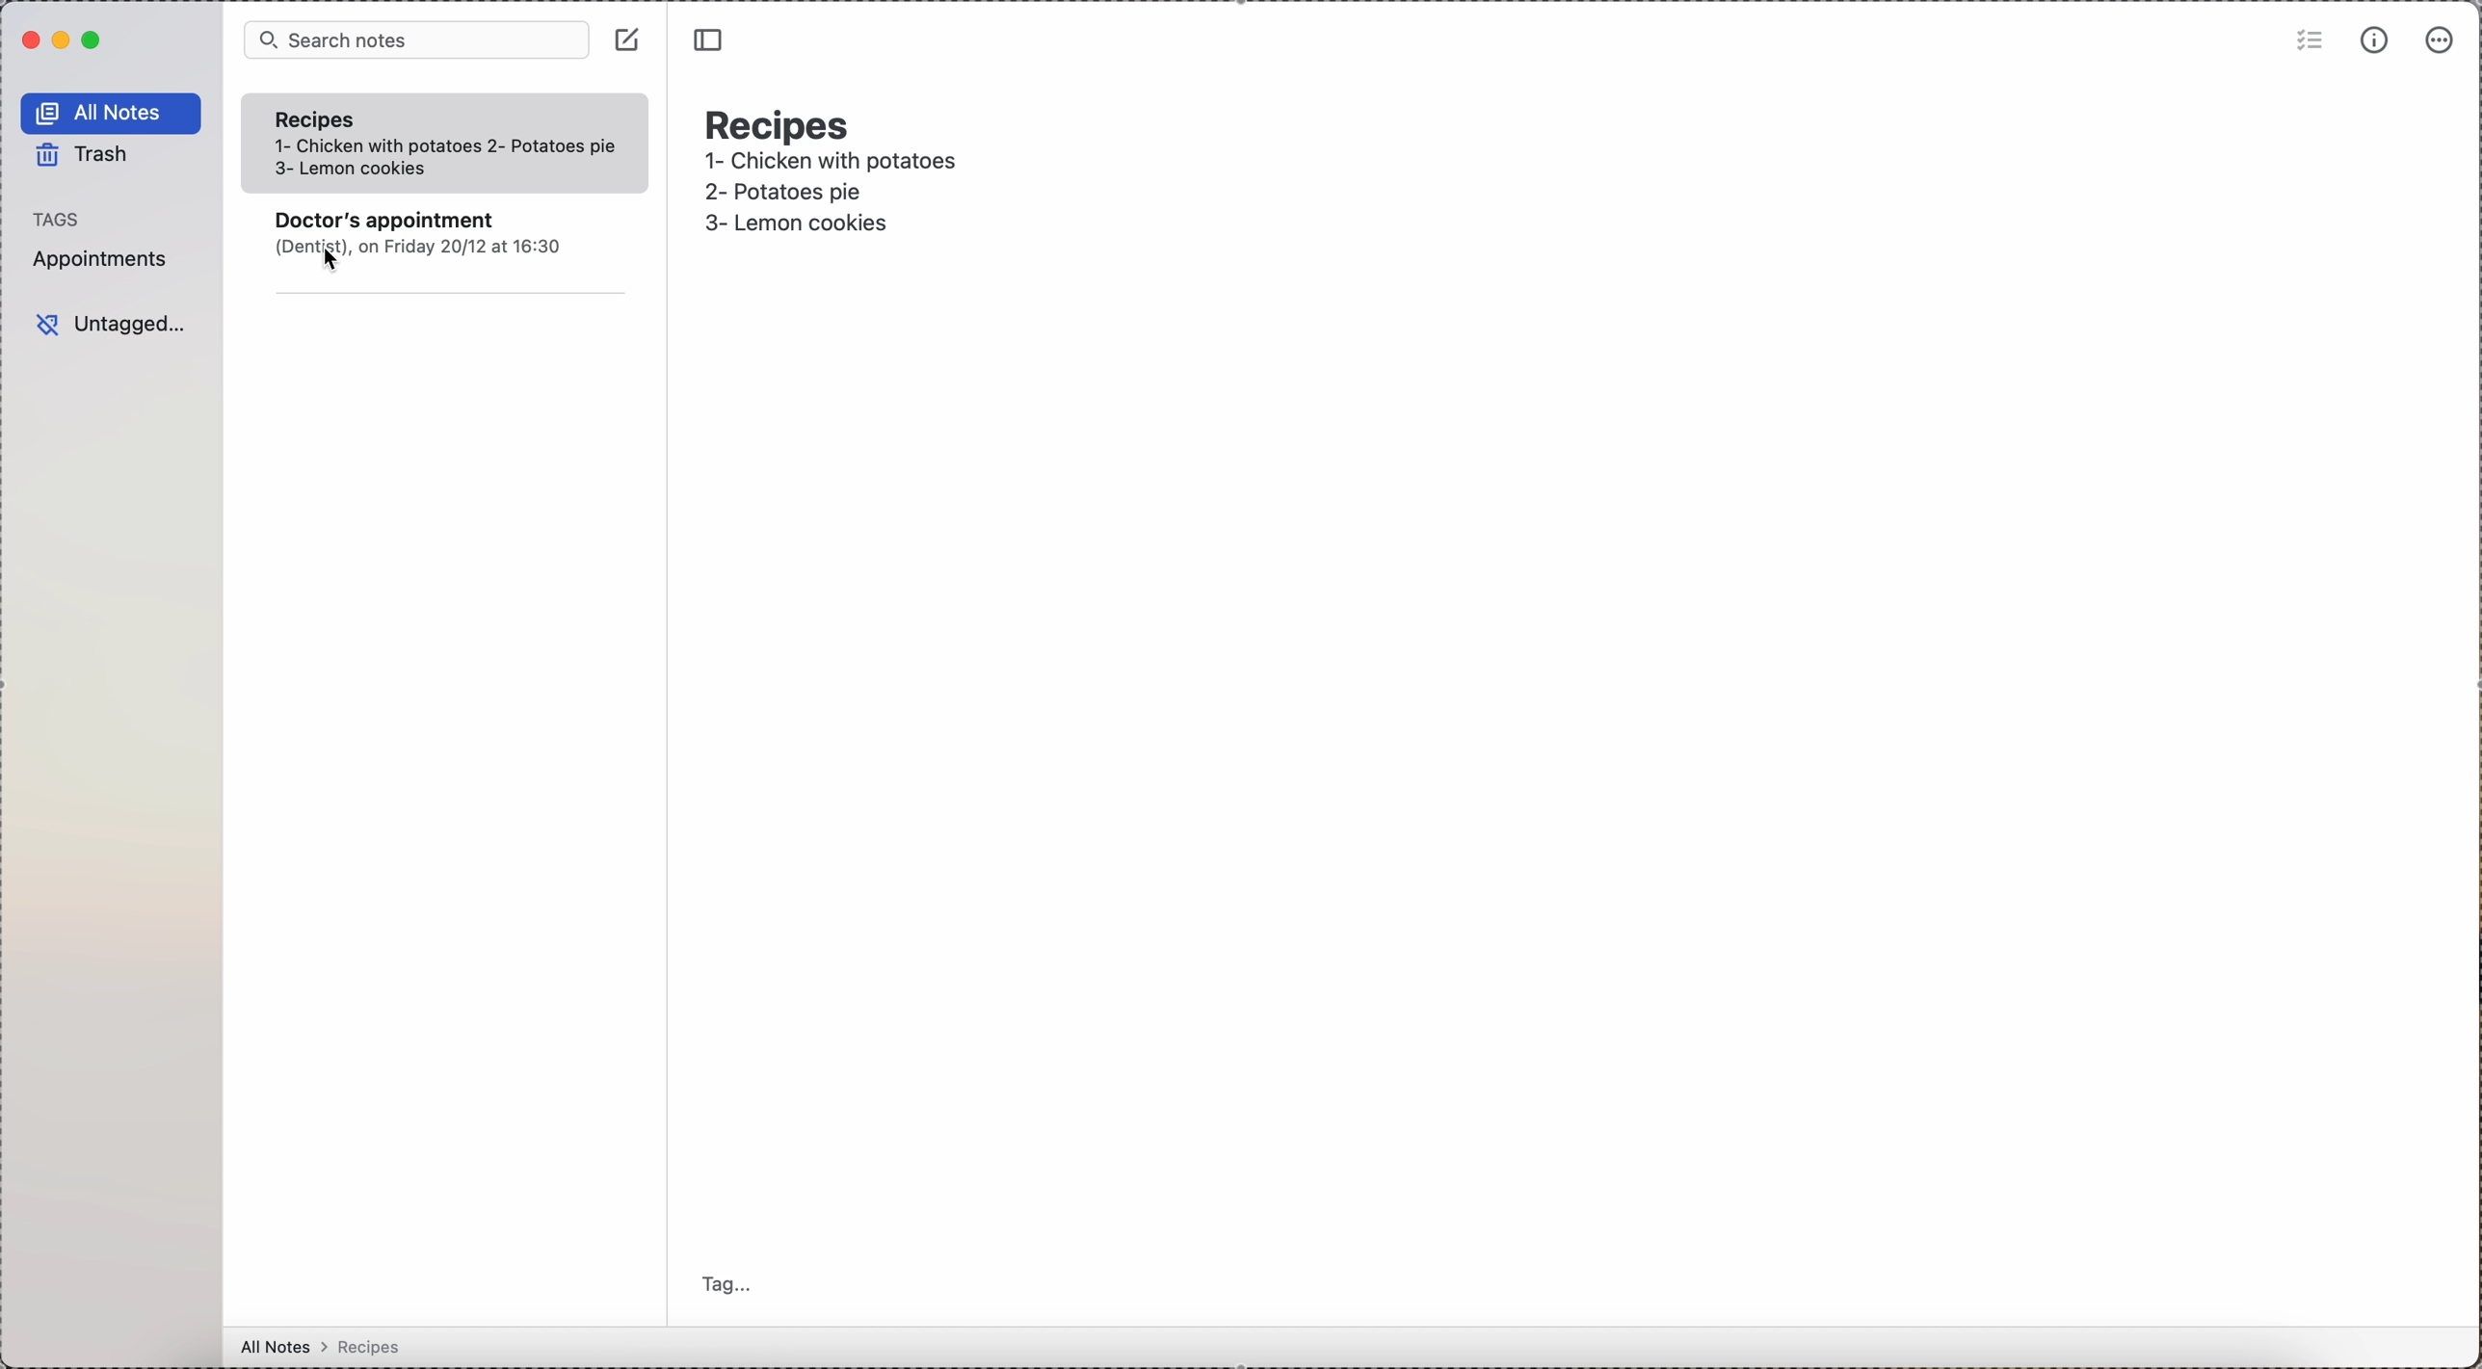 The image size is (2482, 1369). What do you see at coordinates (444, 146) in the screenshot?
I see `1-chicken with potatoes 2- Potatoes pie` at bounding box center [444, 146].